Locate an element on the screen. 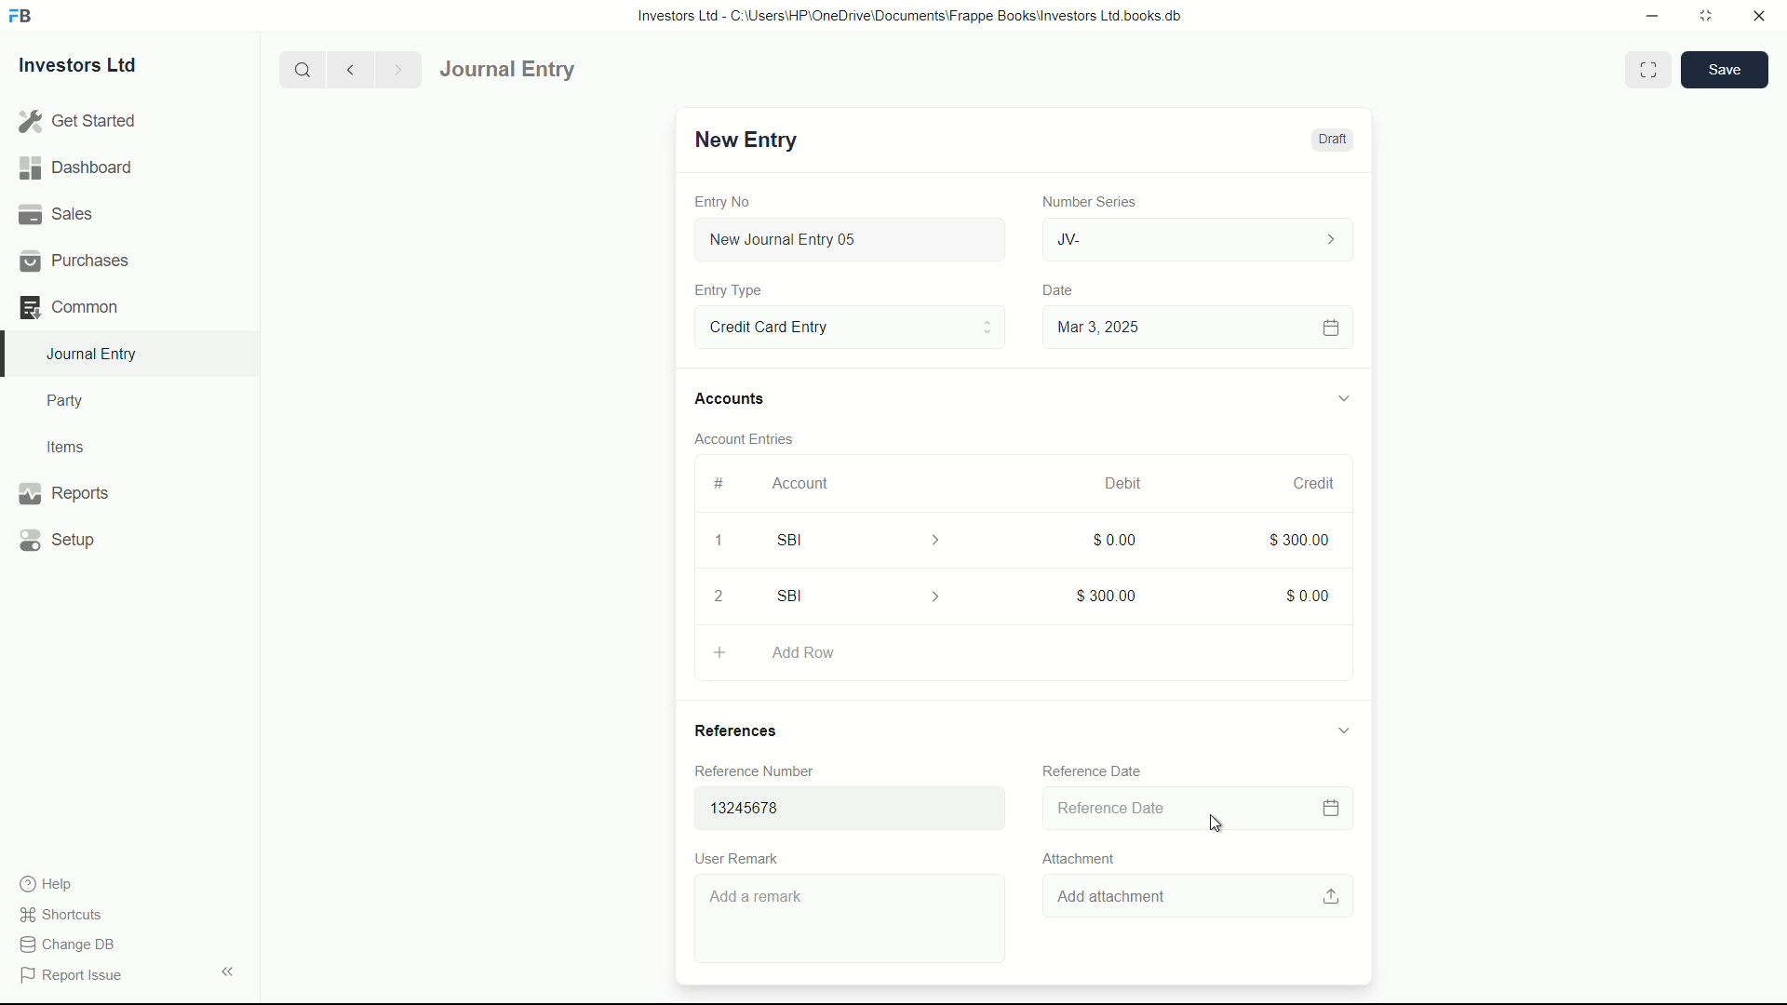 The width and height of the screenshot is (1787, 1005). minimize is located at coordinates (1647, 14).